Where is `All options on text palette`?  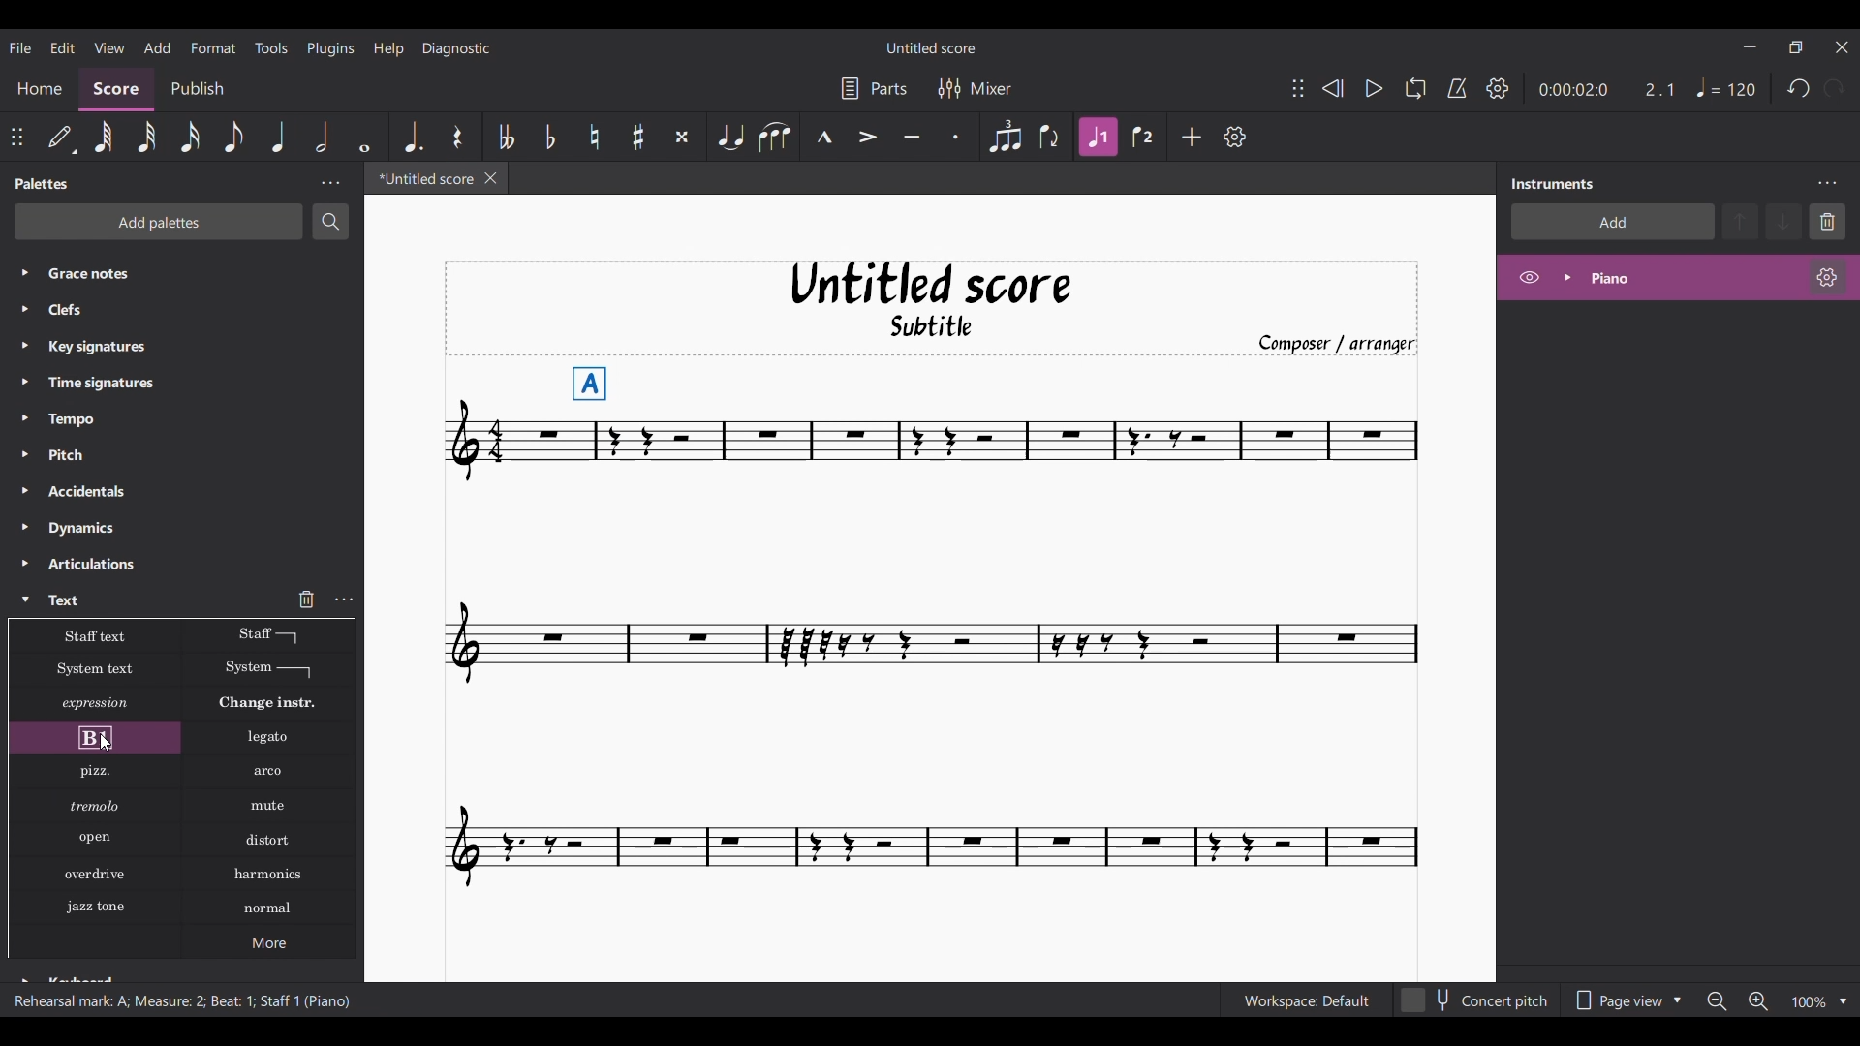
All options on text palette is located at coordinates (183, 790).